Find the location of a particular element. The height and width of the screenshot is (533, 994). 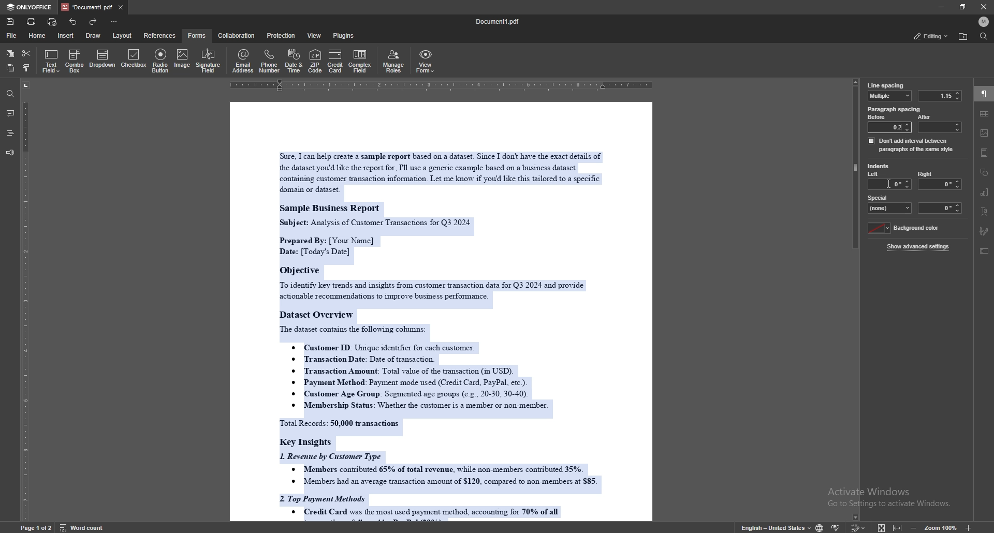

references is located at coordinates (160, 35).